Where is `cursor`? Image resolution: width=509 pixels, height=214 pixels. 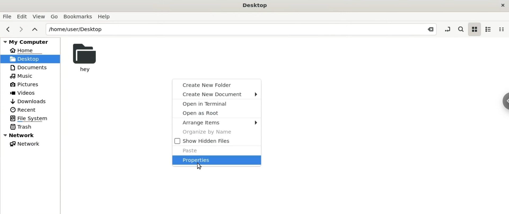 cursor is located at coordinates (203, 168).